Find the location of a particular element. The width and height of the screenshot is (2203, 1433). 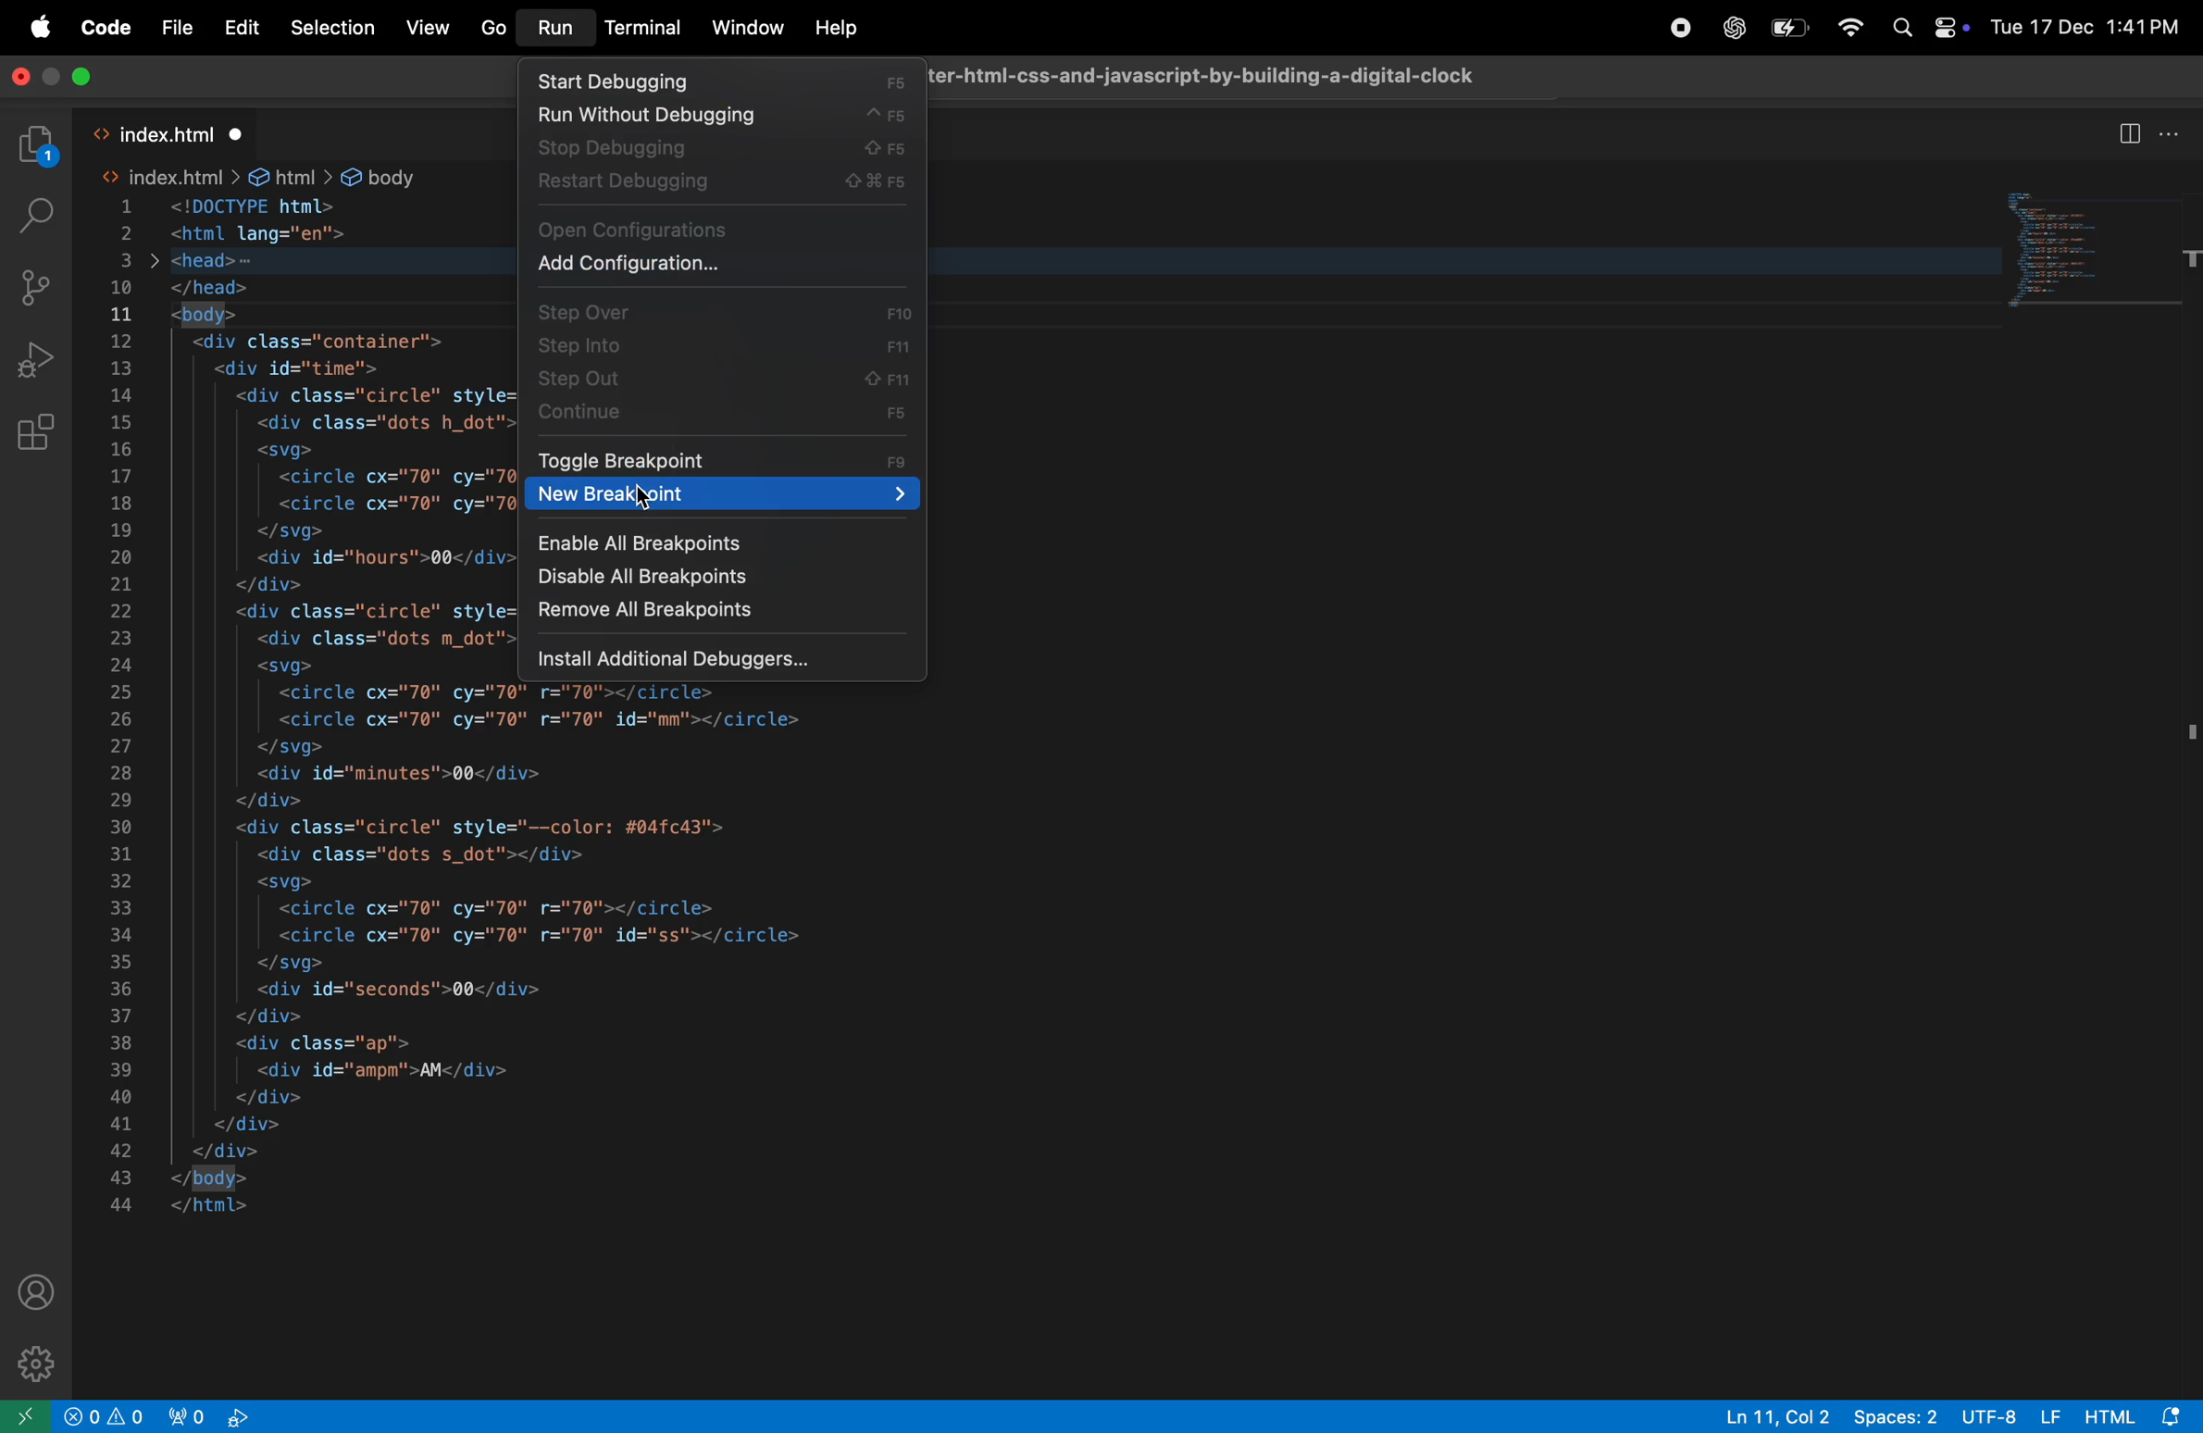

explore is located at coordinates (38, 147).